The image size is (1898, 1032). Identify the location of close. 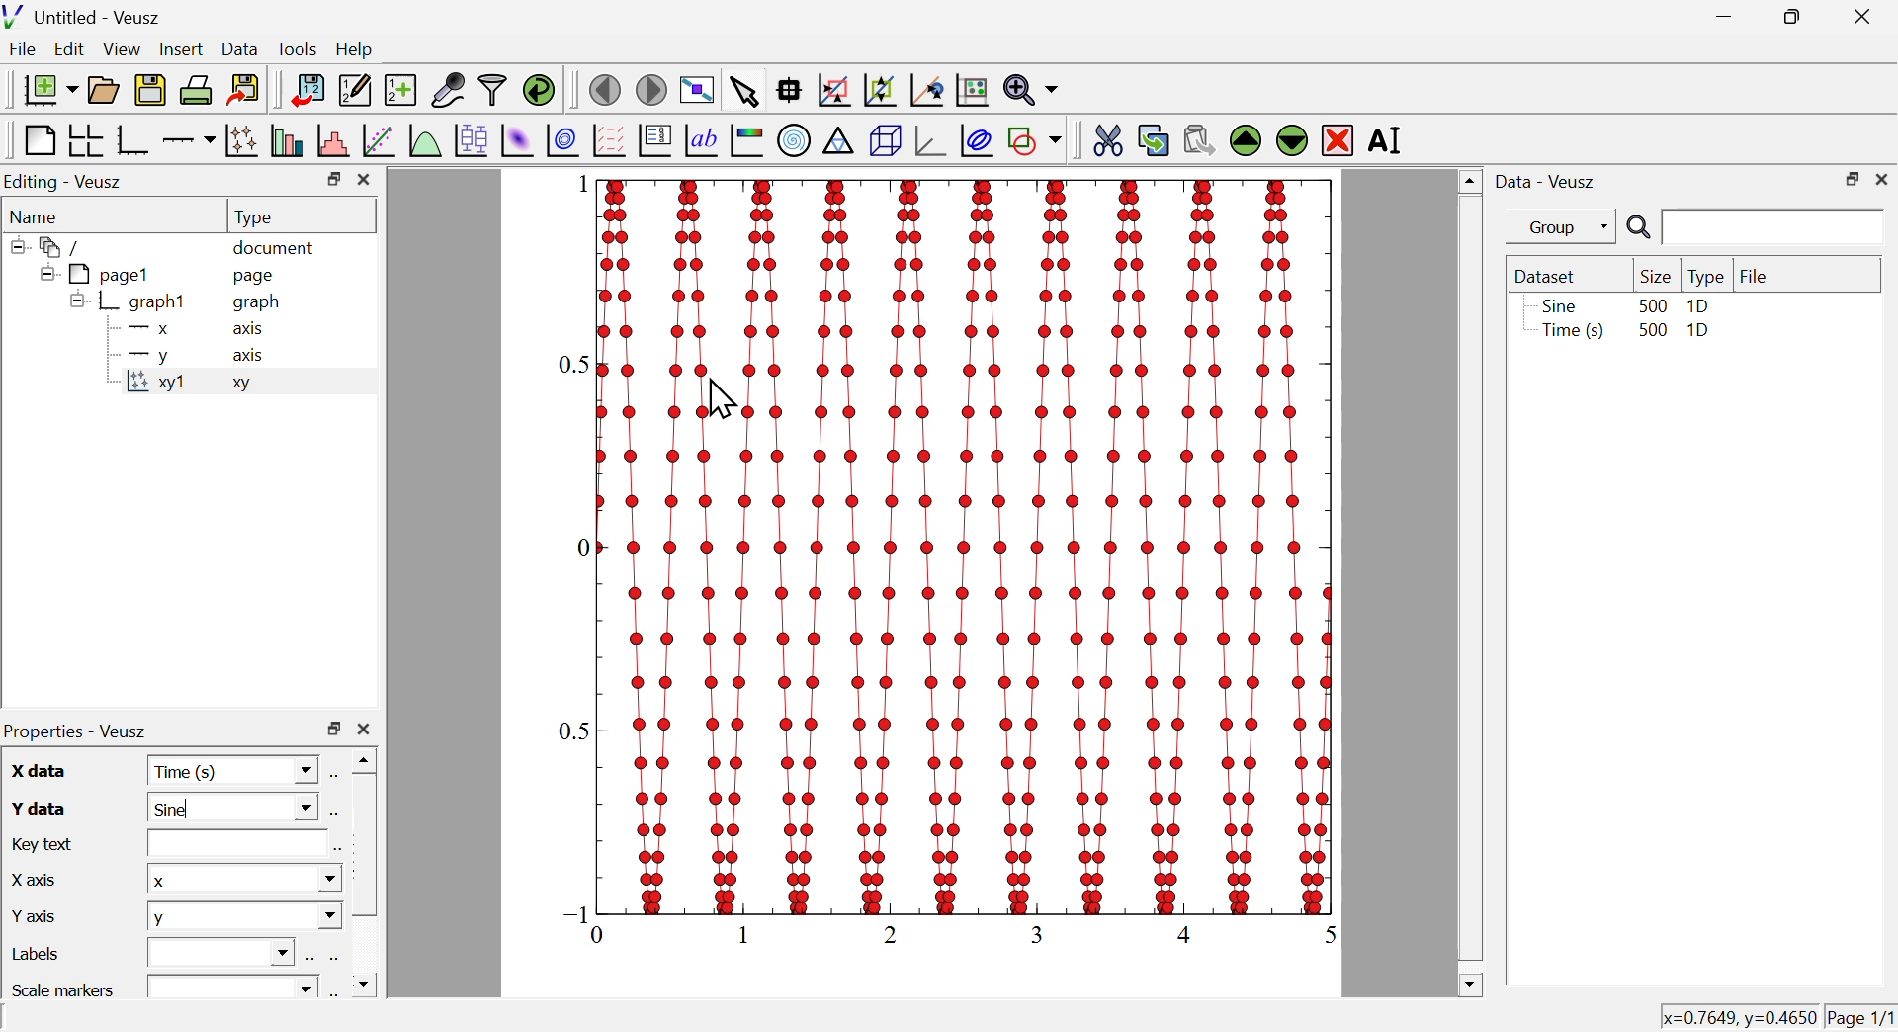
(366, 181).